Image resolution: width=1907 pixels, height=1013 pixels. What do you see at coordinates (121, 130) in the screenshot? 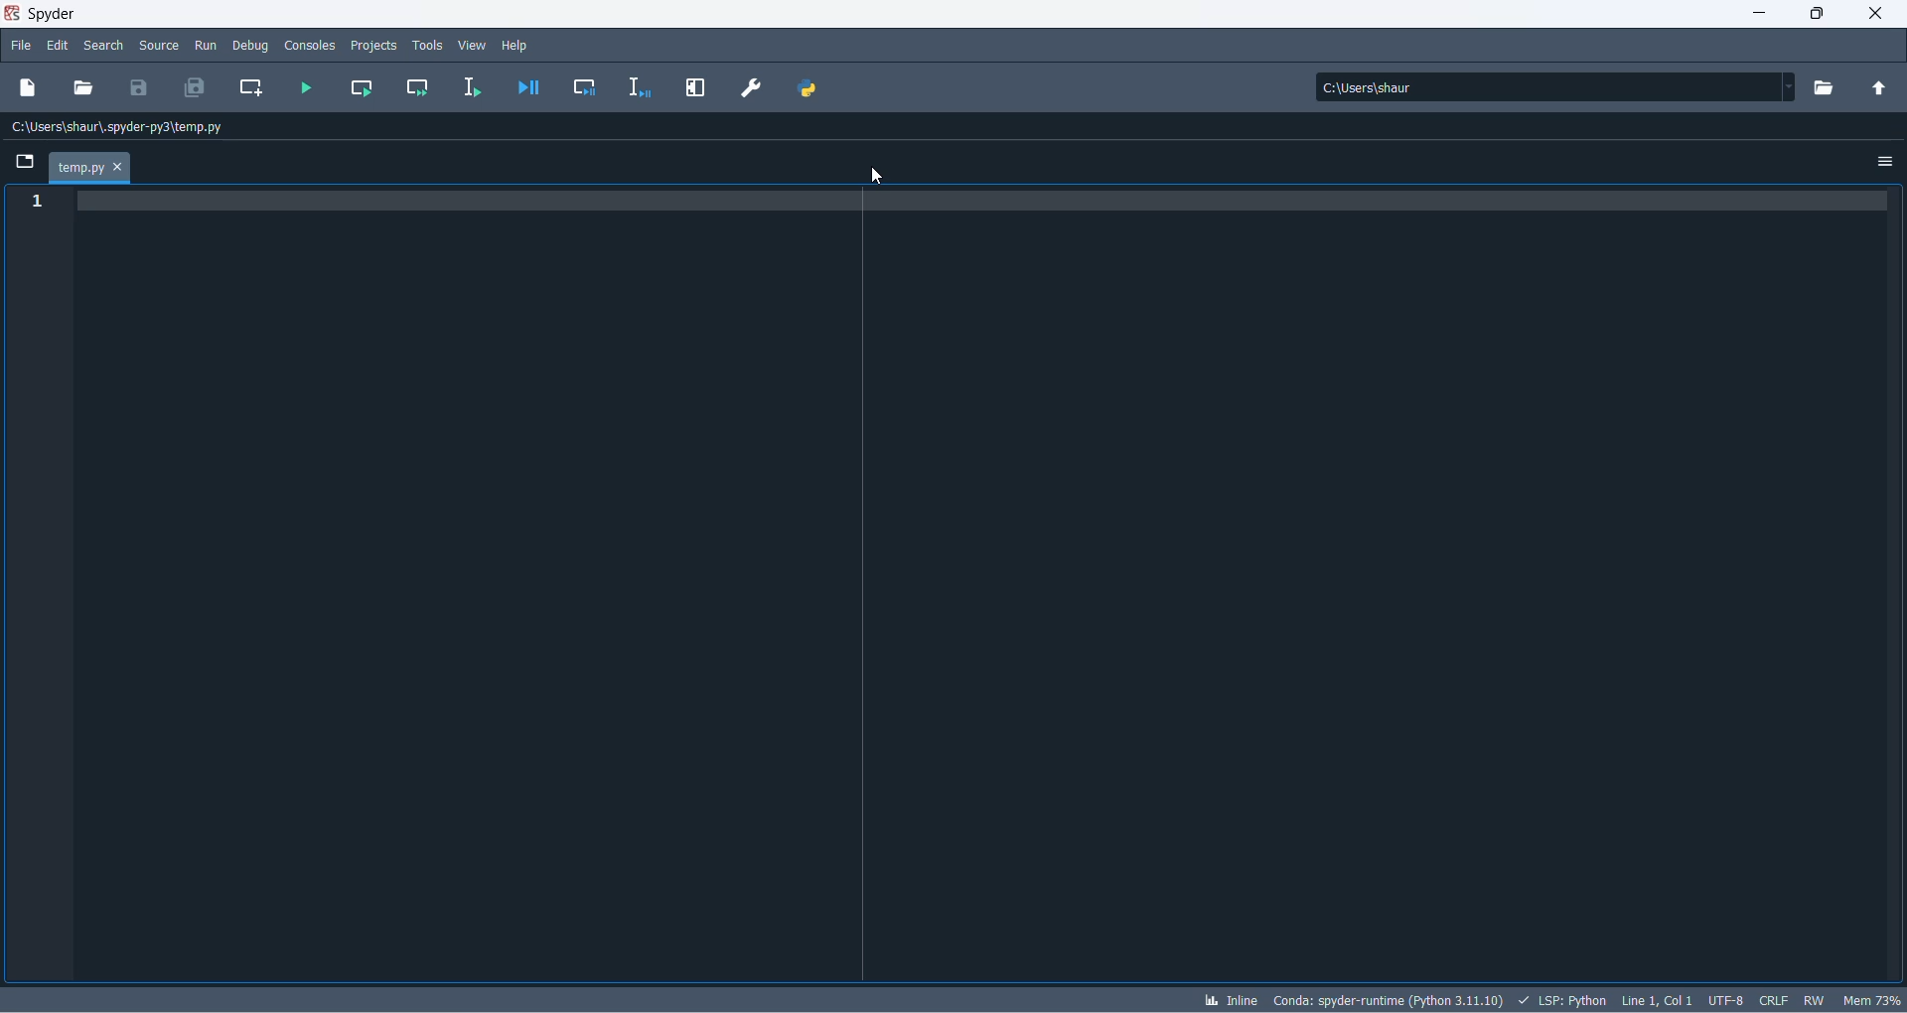
I see `path` at bounding box center [121, 130].